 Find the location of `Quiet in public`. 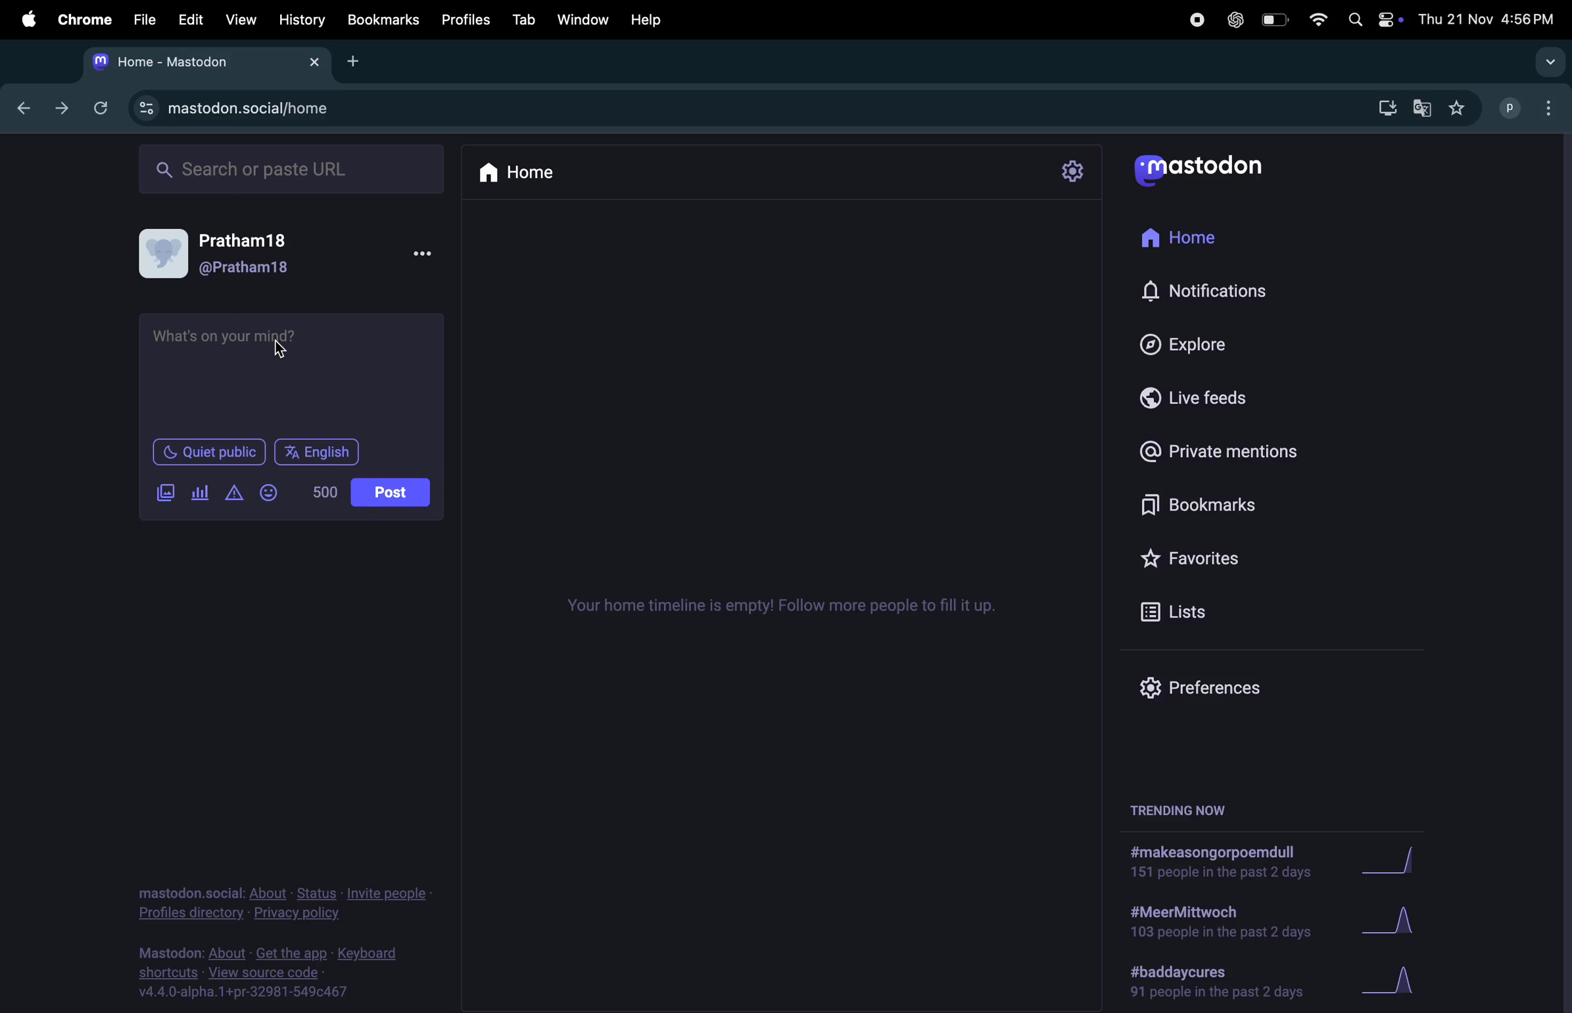

Quiet in public is located at coordinates (210, 451).